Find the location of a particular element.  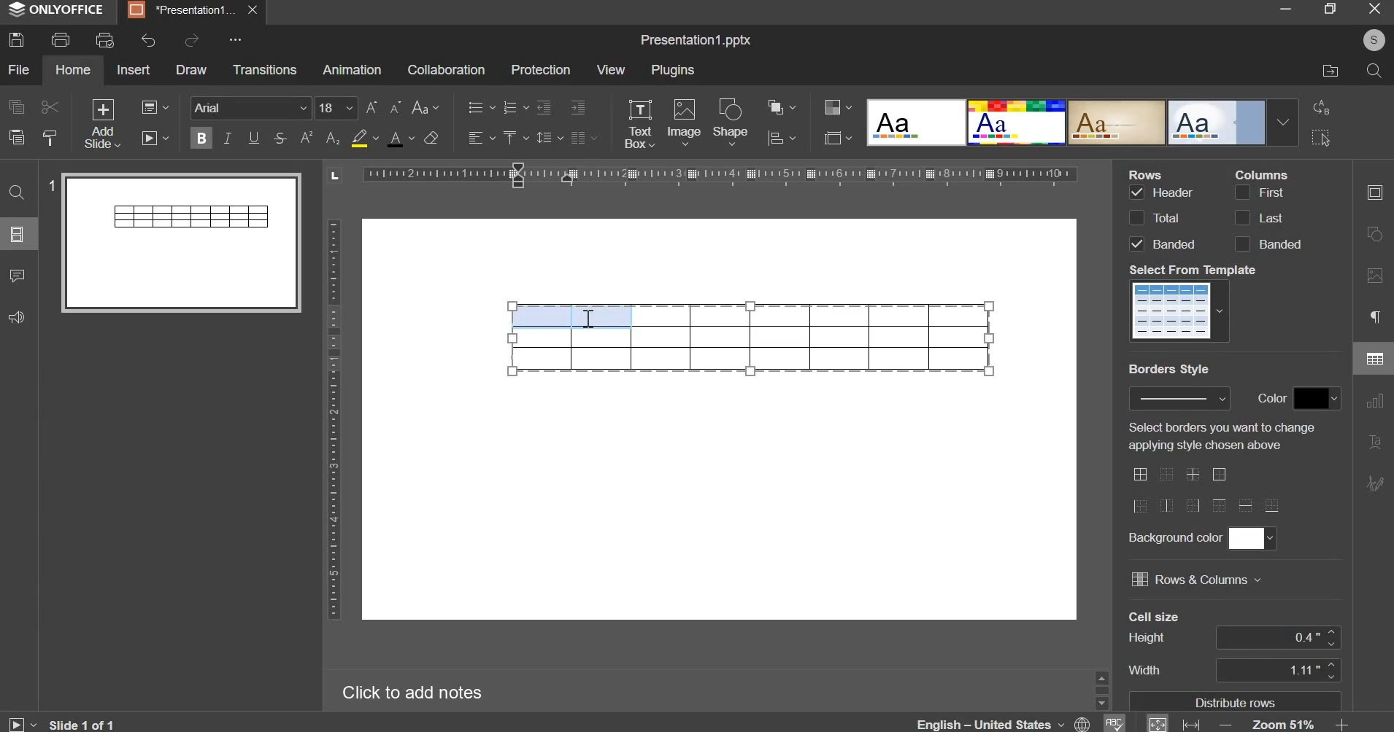

numbering is located at coordinates (513, 108).